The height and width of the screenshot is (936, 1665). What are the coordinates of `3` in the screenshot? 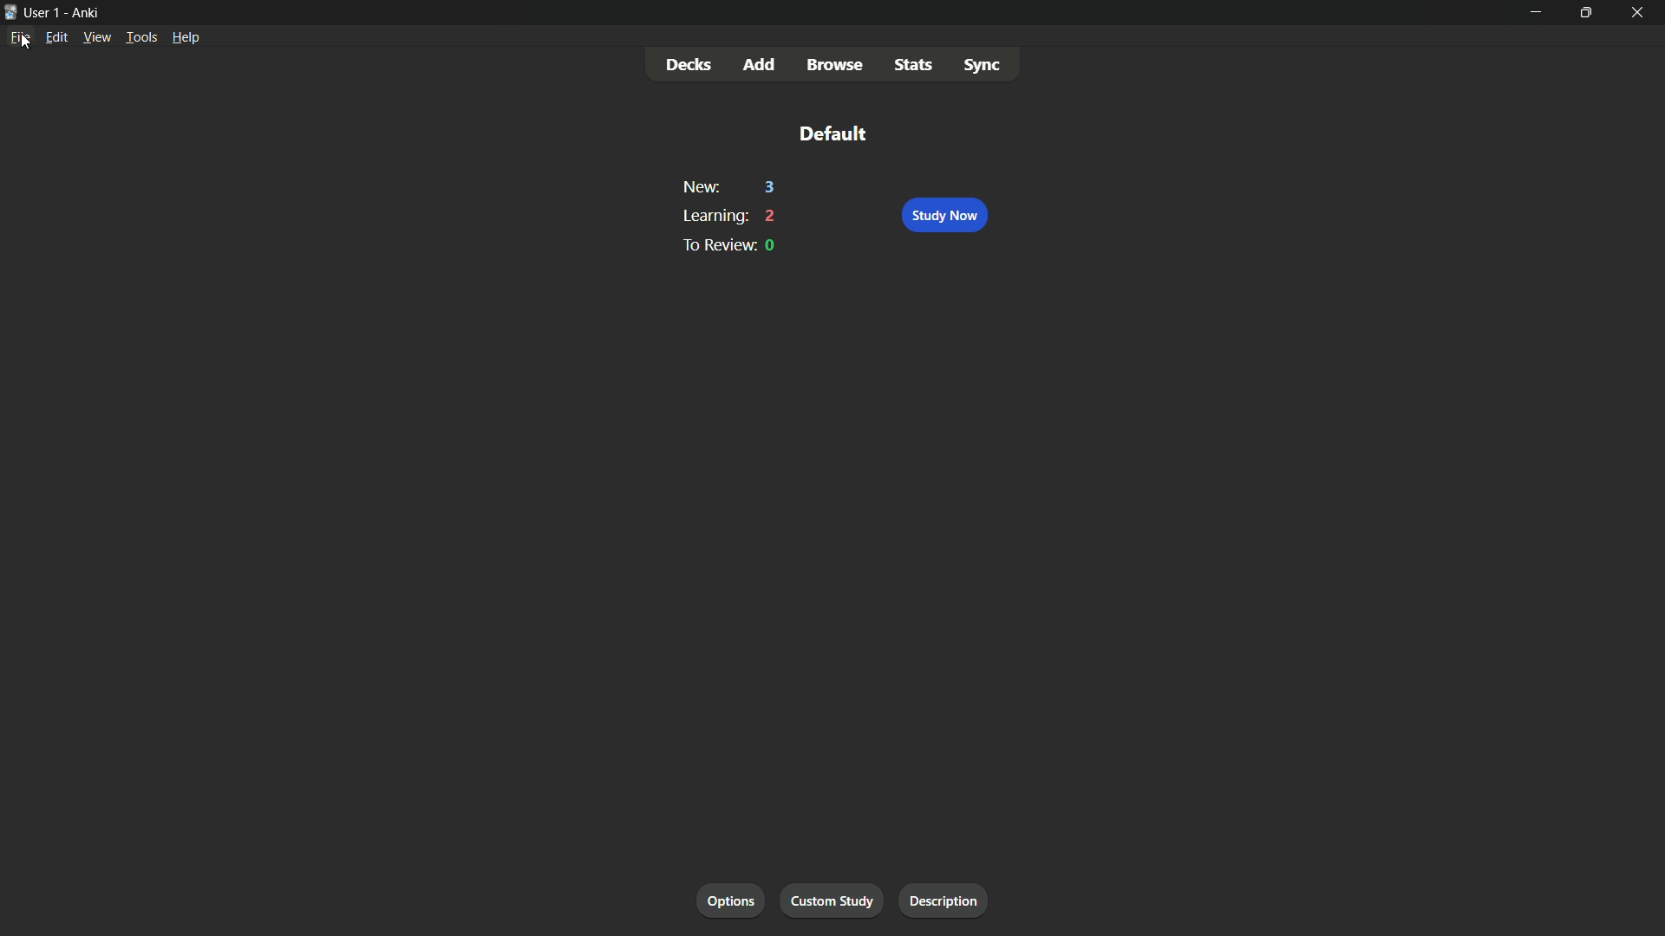 It's located at (771, 188).